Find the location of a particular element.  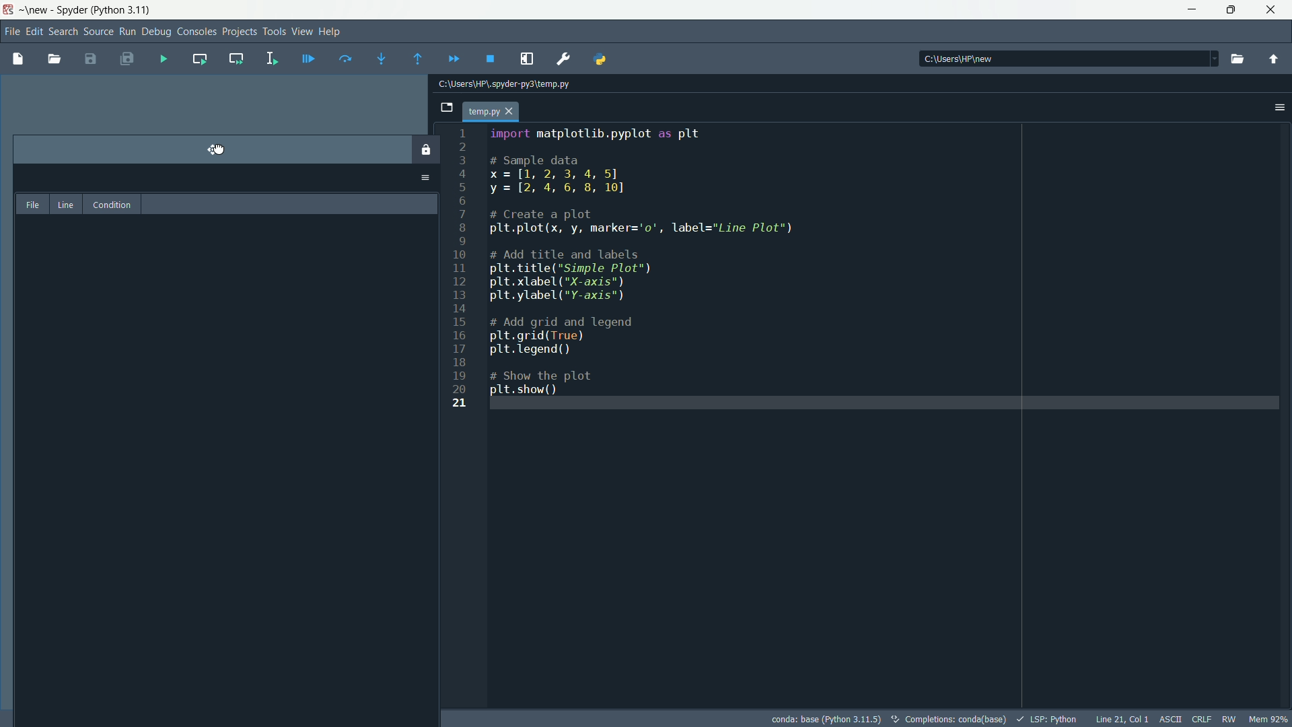

project menu is located at coordinates (238, 30).